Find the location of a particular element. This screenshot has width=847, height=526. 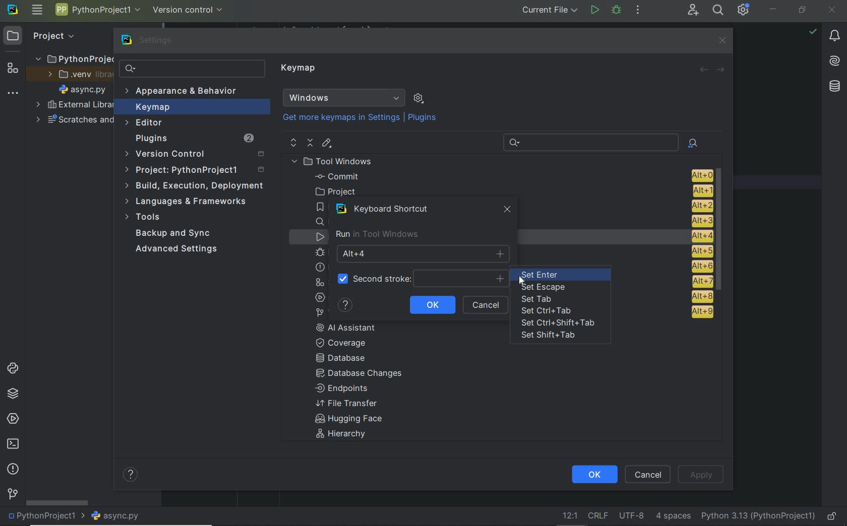

Hierarchy is located at coordinates (346, 435).